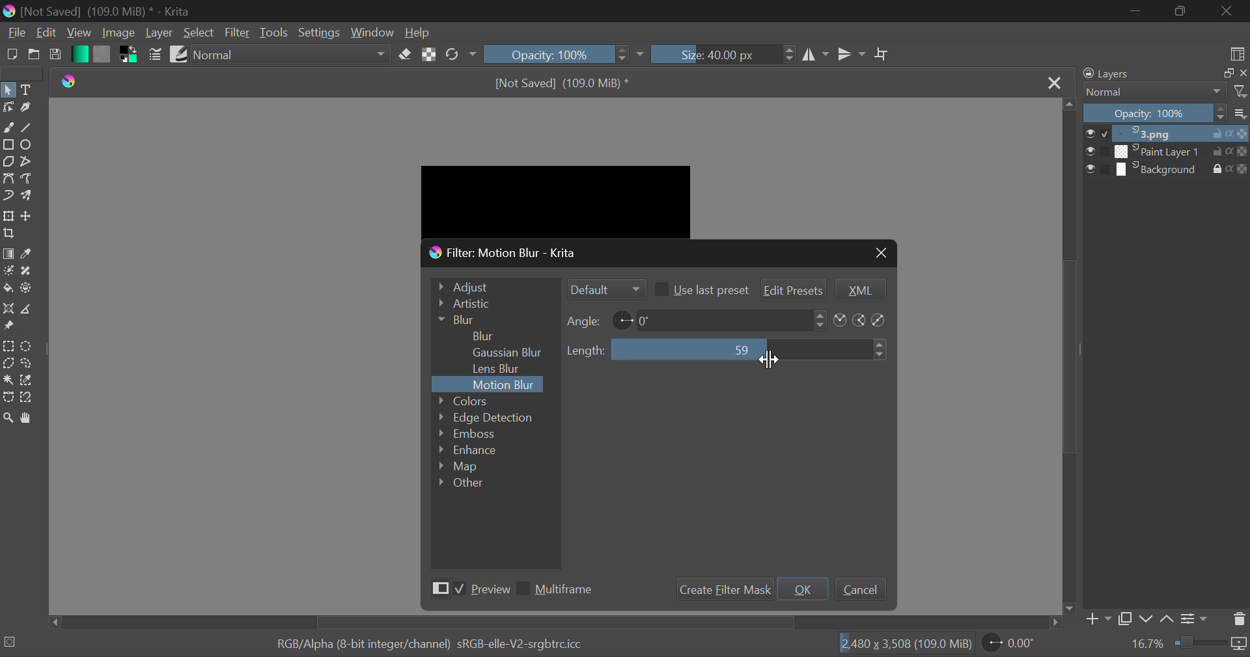 The image size is (1250, 657). I want to click on Cursor, so click(770, 362).